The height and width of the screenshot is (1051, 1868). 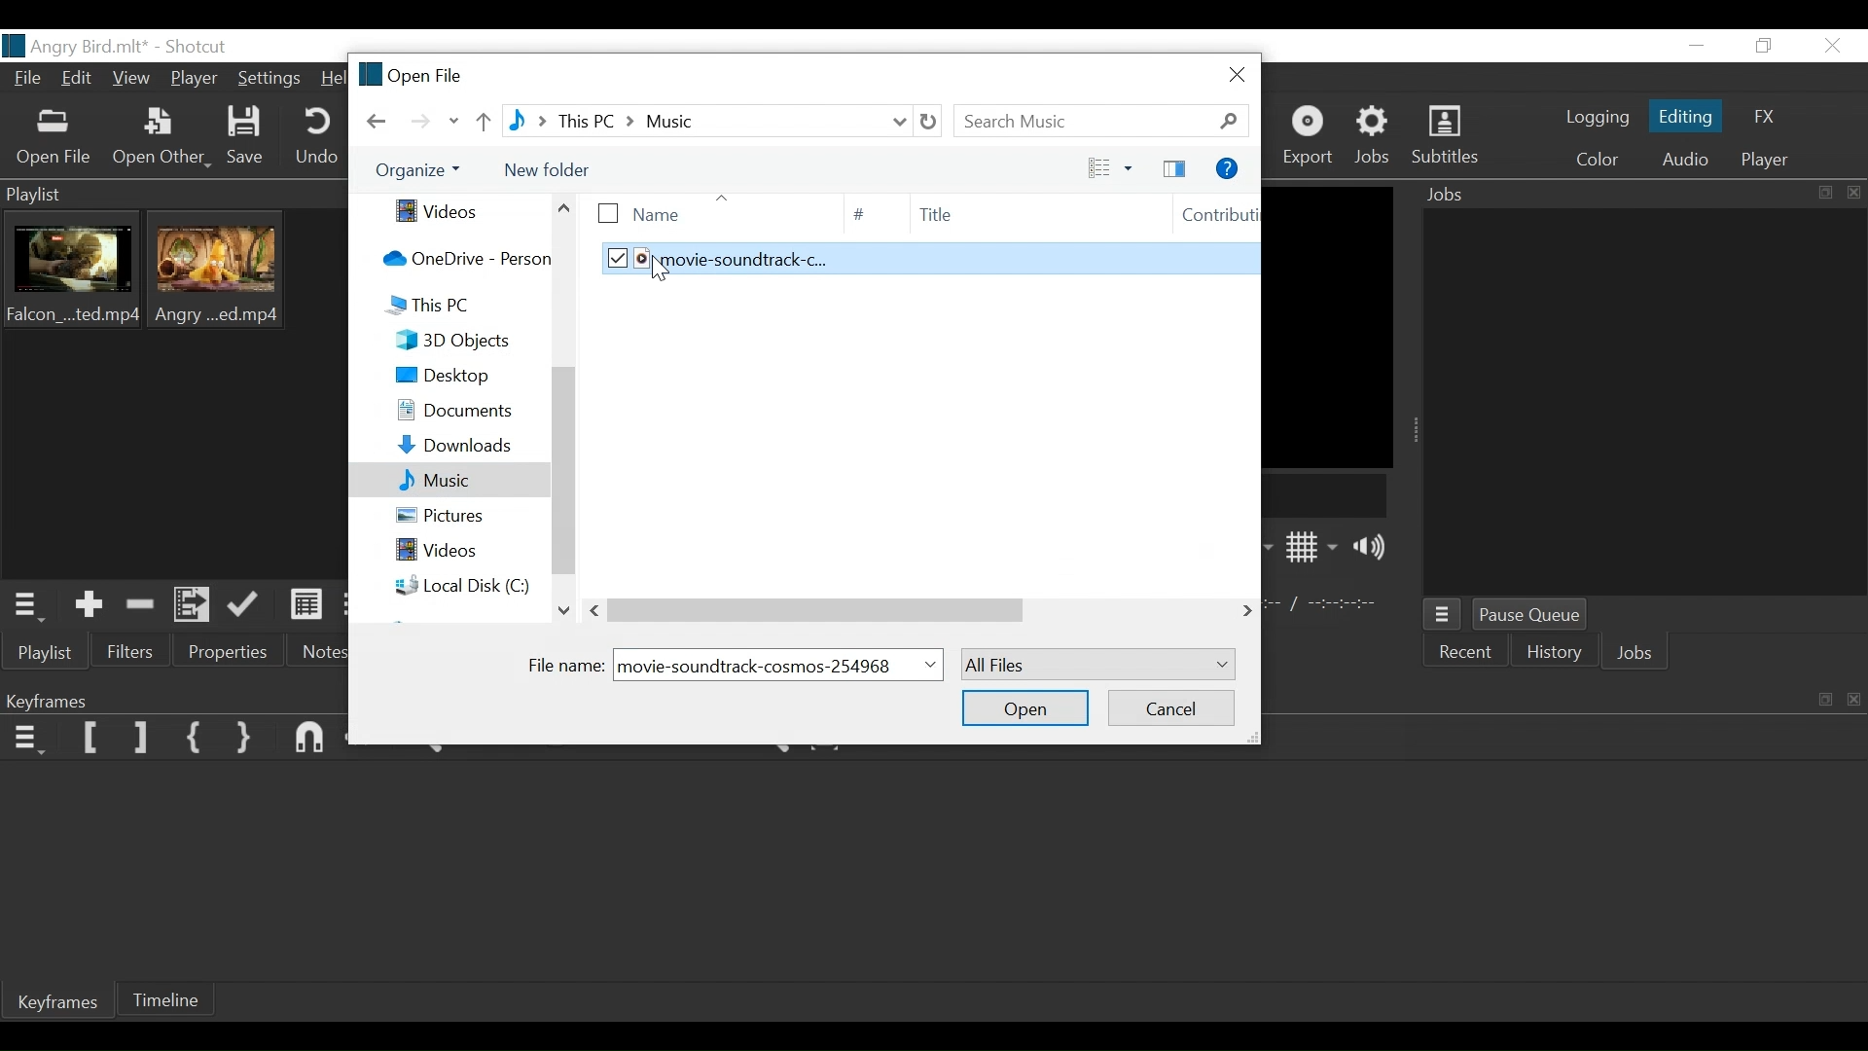 I want to click on Music, so click(x=447, y=480).